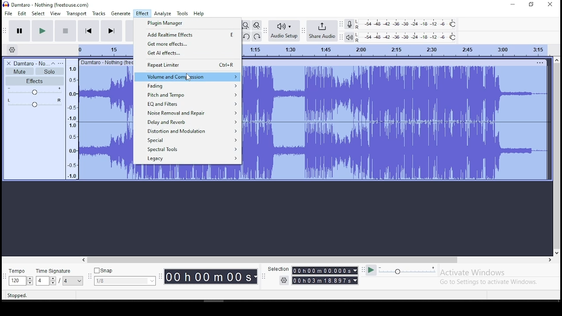  I want to click on snap, so click(124, 276).